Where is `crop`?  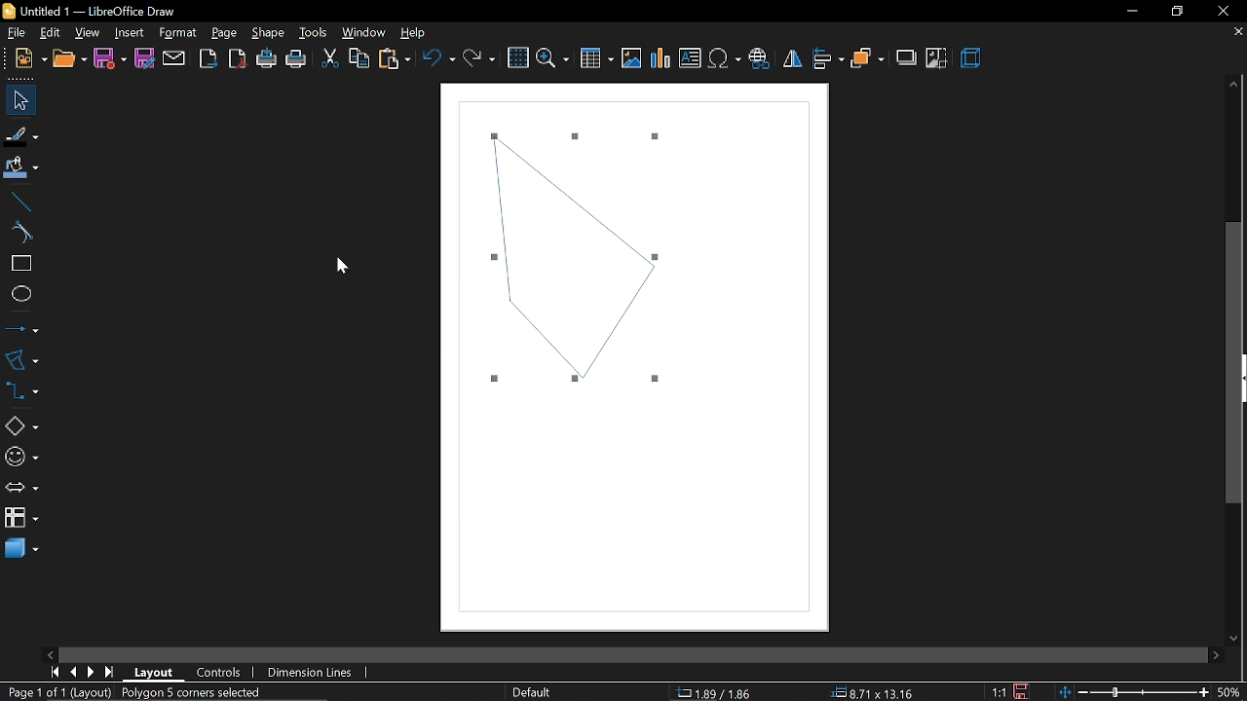
crop is located at coordinates (936, 58).